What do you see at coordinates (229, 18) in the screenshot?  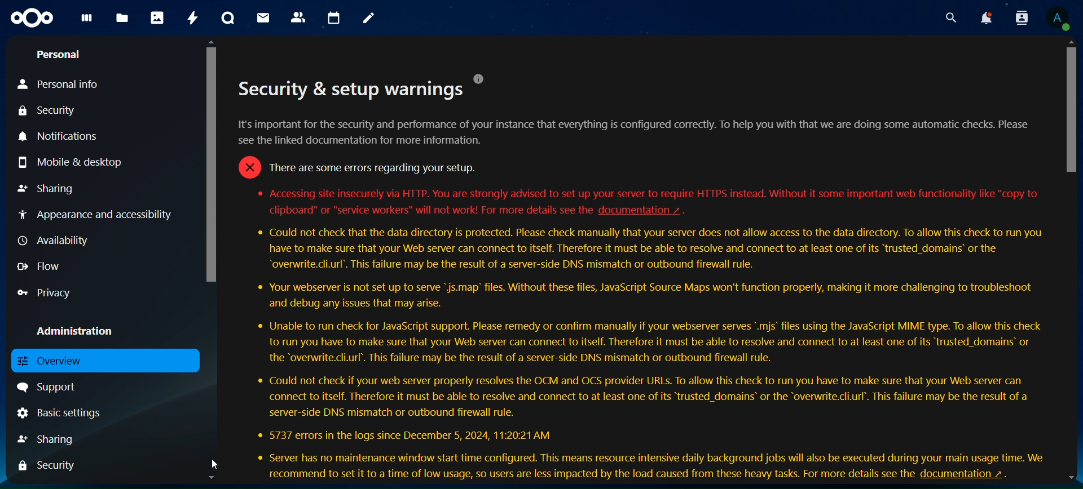 I see `talk` at bounding box center [229, 18].